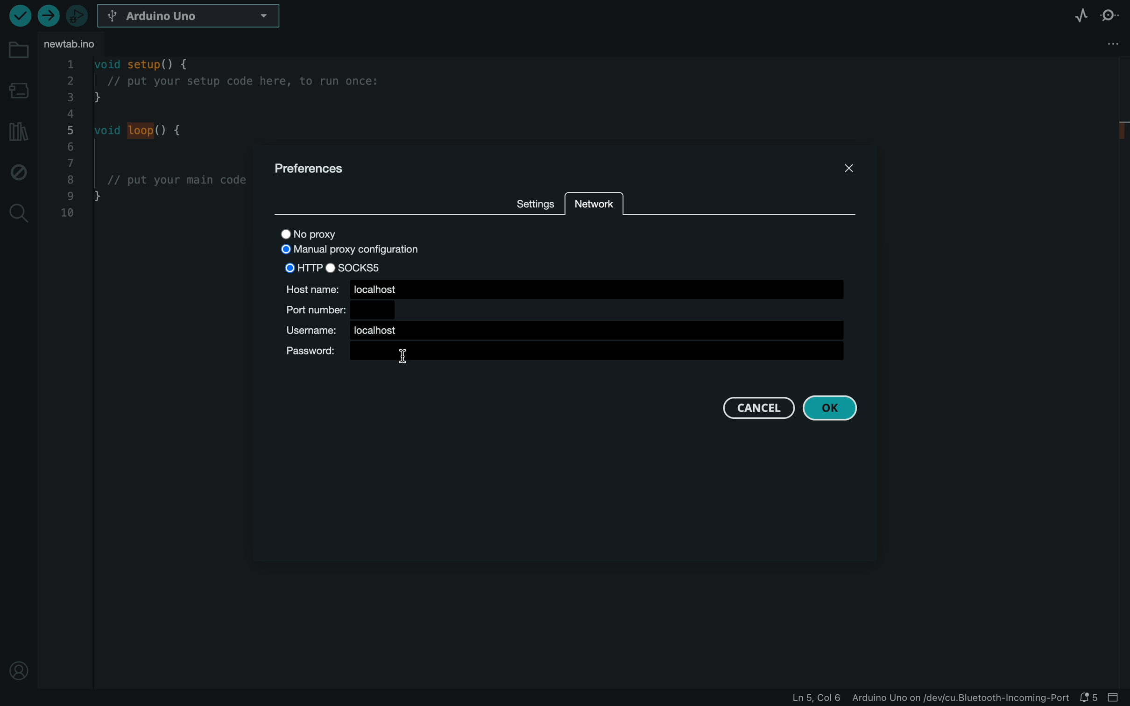  I want to click on HTTP , so click(303, 267).